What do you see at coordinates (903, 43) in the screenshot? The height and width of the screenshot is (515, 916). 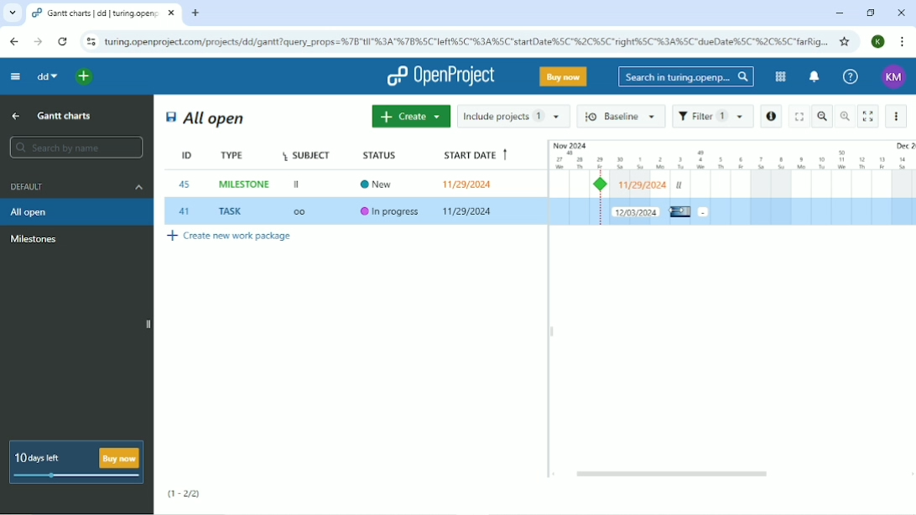 I see `Customize and control google chrome` at bounding box center [903, 43].